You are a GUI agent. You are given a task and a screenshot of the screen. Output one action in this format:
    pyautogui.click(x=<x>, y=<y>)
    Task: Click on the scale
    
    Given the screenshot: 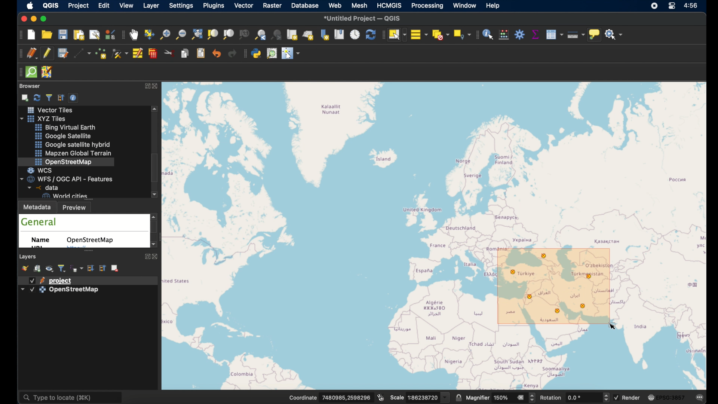 What is the action you would take?
    pyautogui.click(x=396, y=398)
    